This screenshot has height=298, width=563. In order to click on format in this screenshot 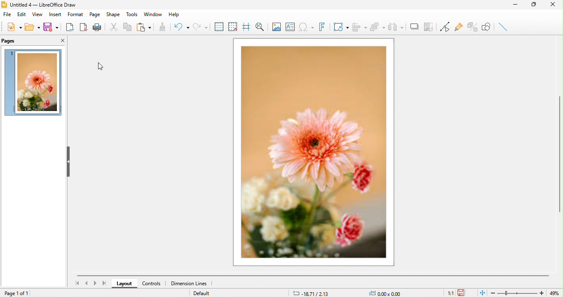, I will do `click(75, 14)`.